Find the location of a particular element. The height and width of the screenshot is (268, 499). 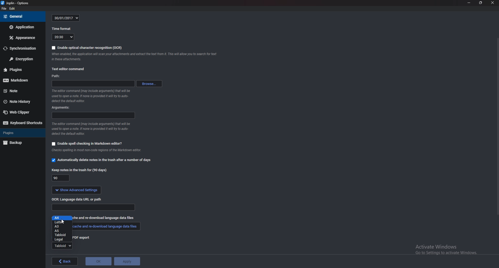

path is located at coordinates (58, 76).